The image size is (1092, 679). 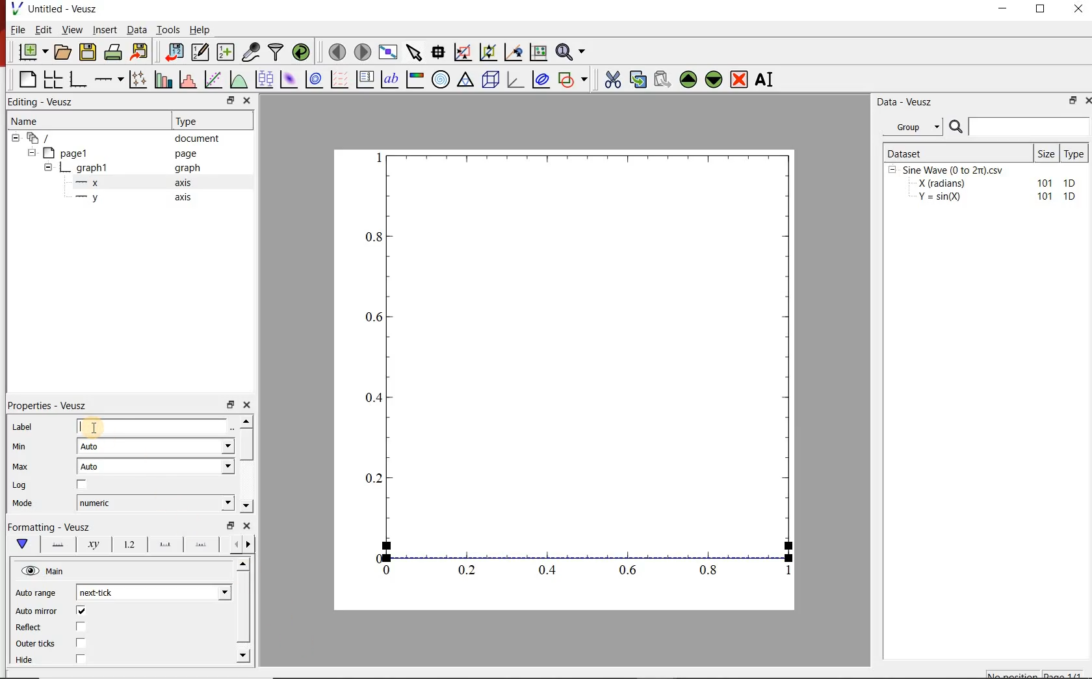 What do you see at coordinates (1002, 9) in the screenshot?
I see `Minimize` at bounding box center [1002, 9].